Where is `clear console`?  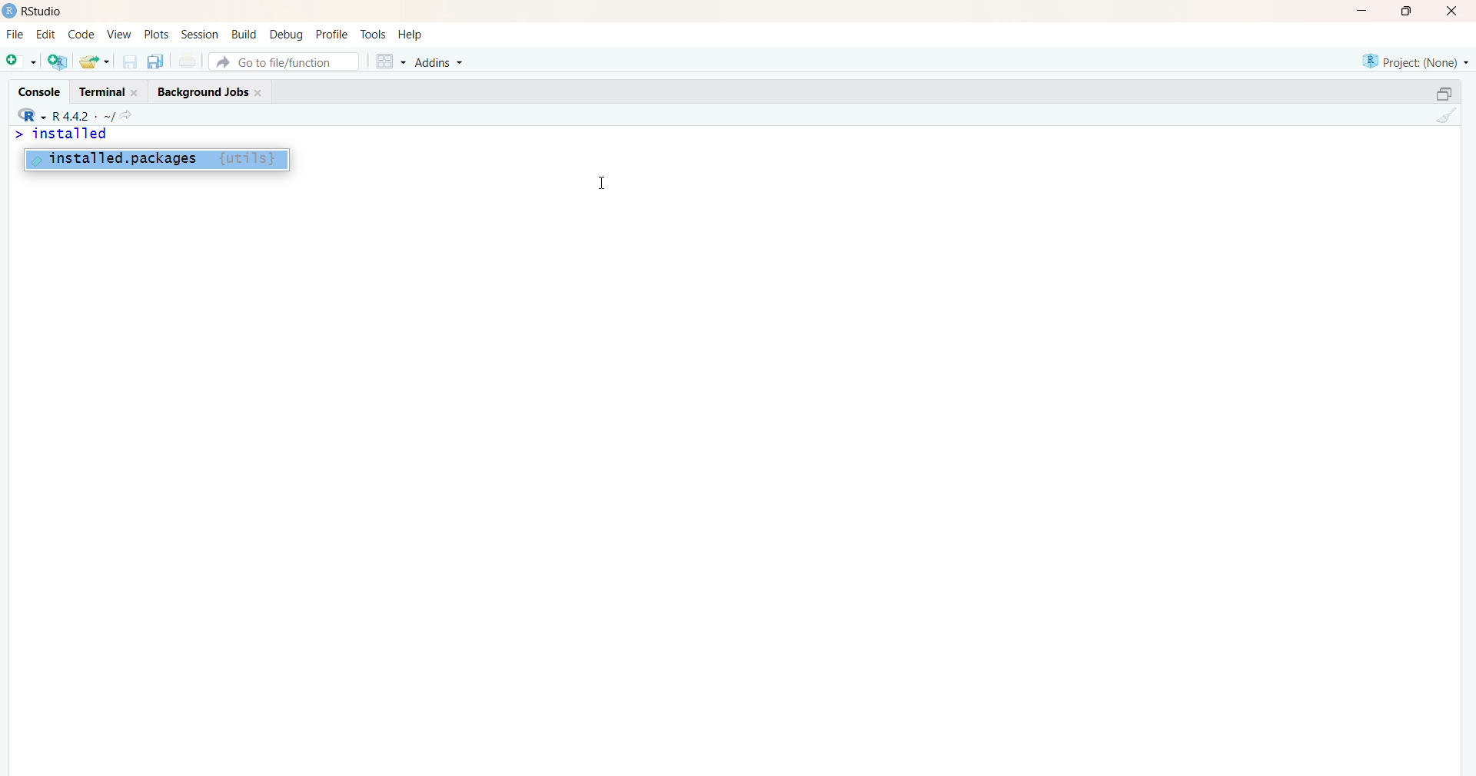 clear console is located at coordinates (1444, 117).